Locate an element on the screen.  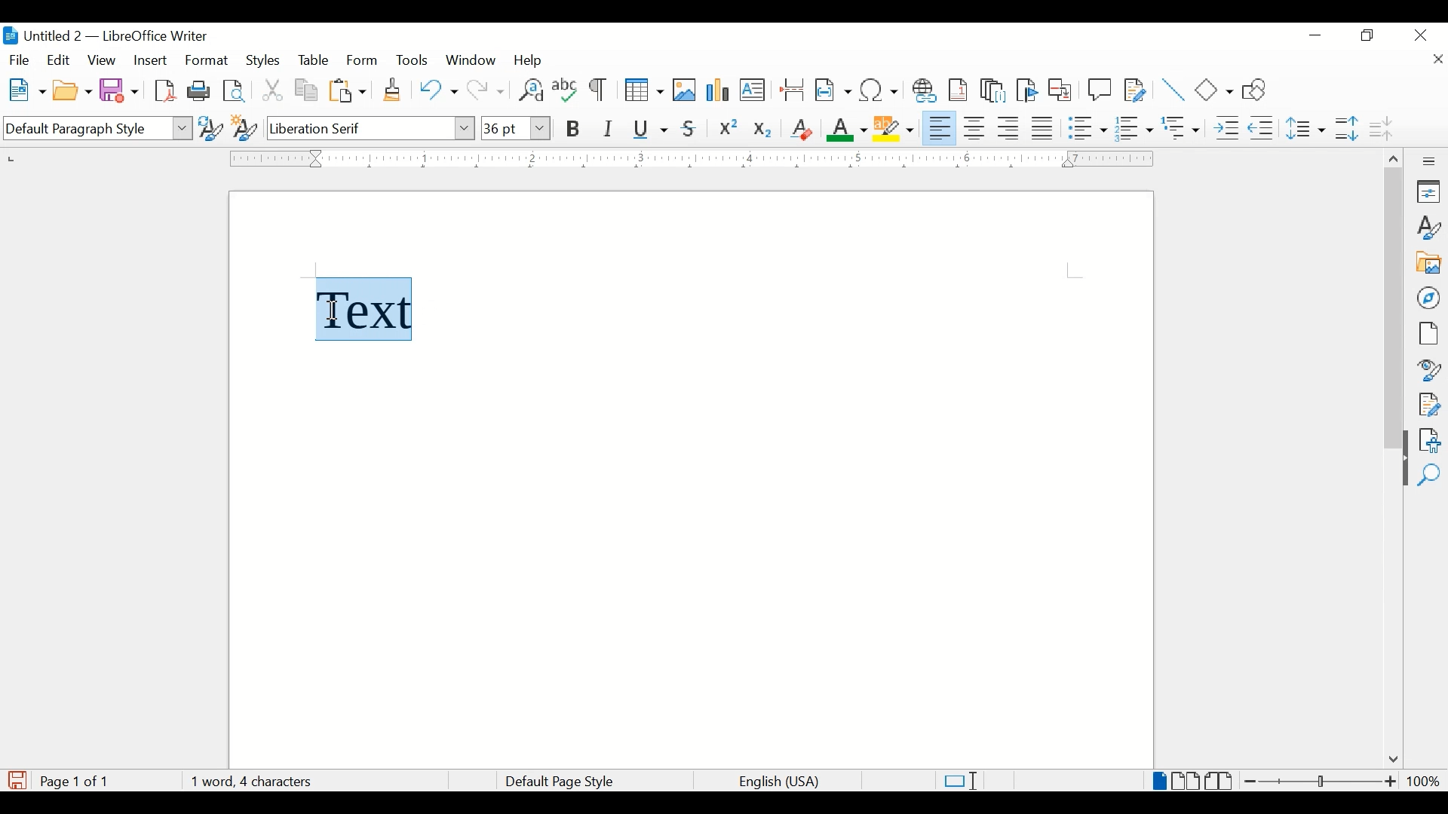
new comment is located at coordinates (1100, 90).